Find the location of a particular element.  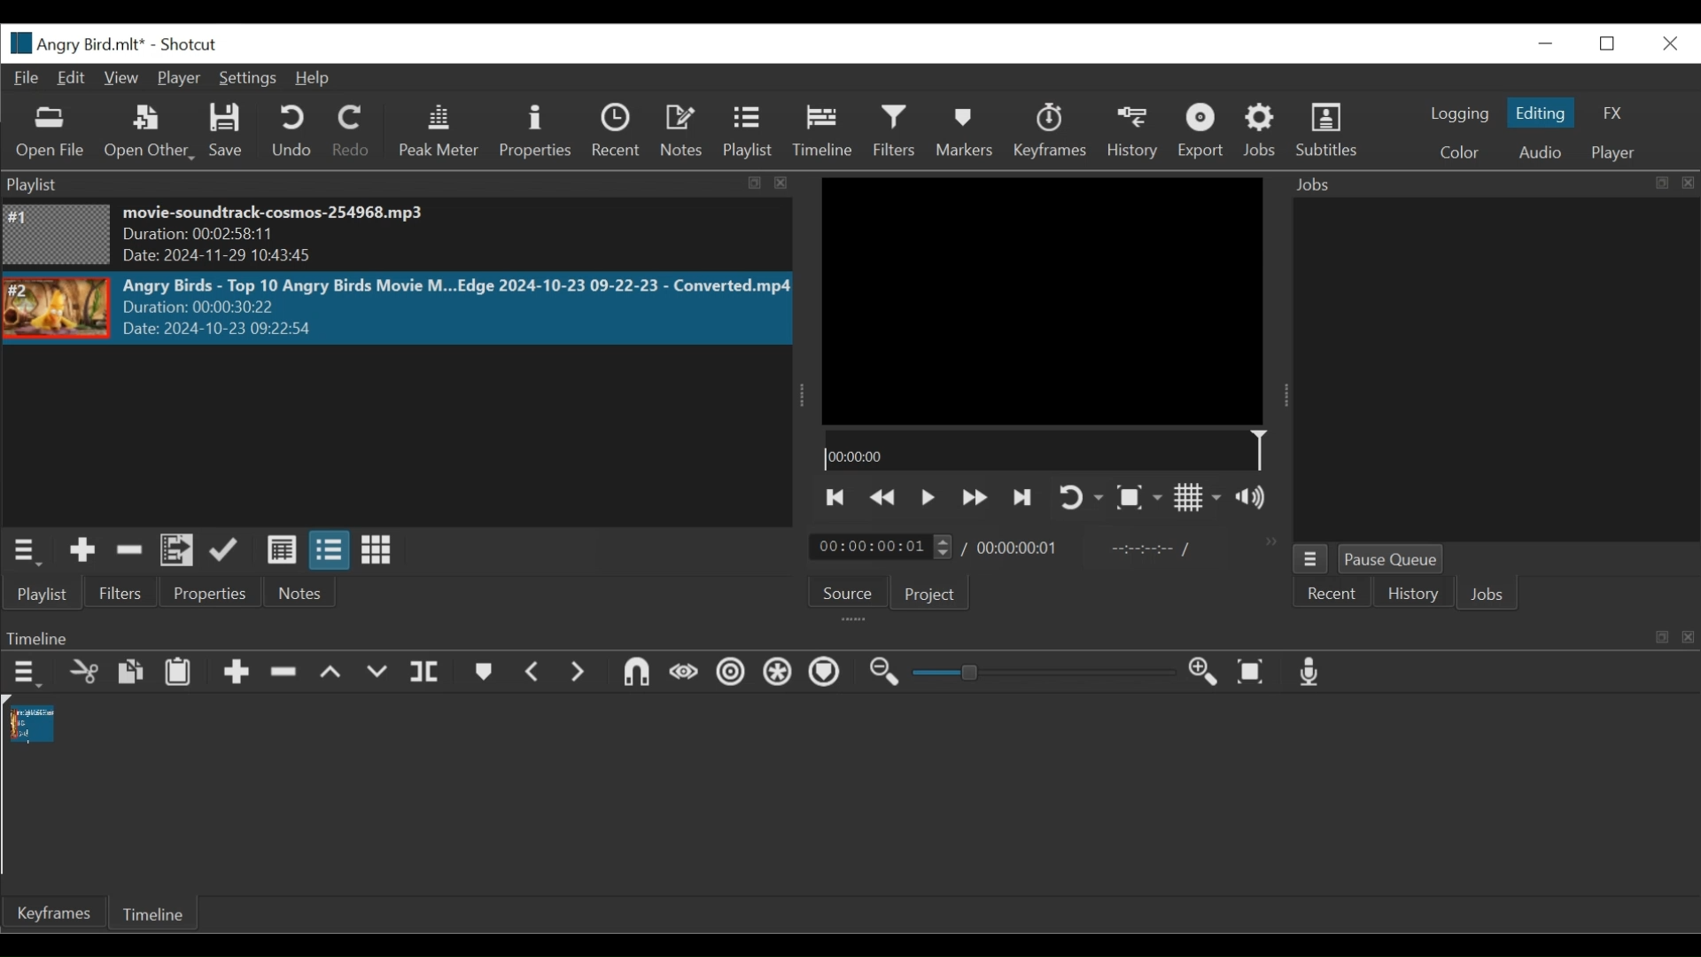

Record audio is located at coordinates (1311, 673).